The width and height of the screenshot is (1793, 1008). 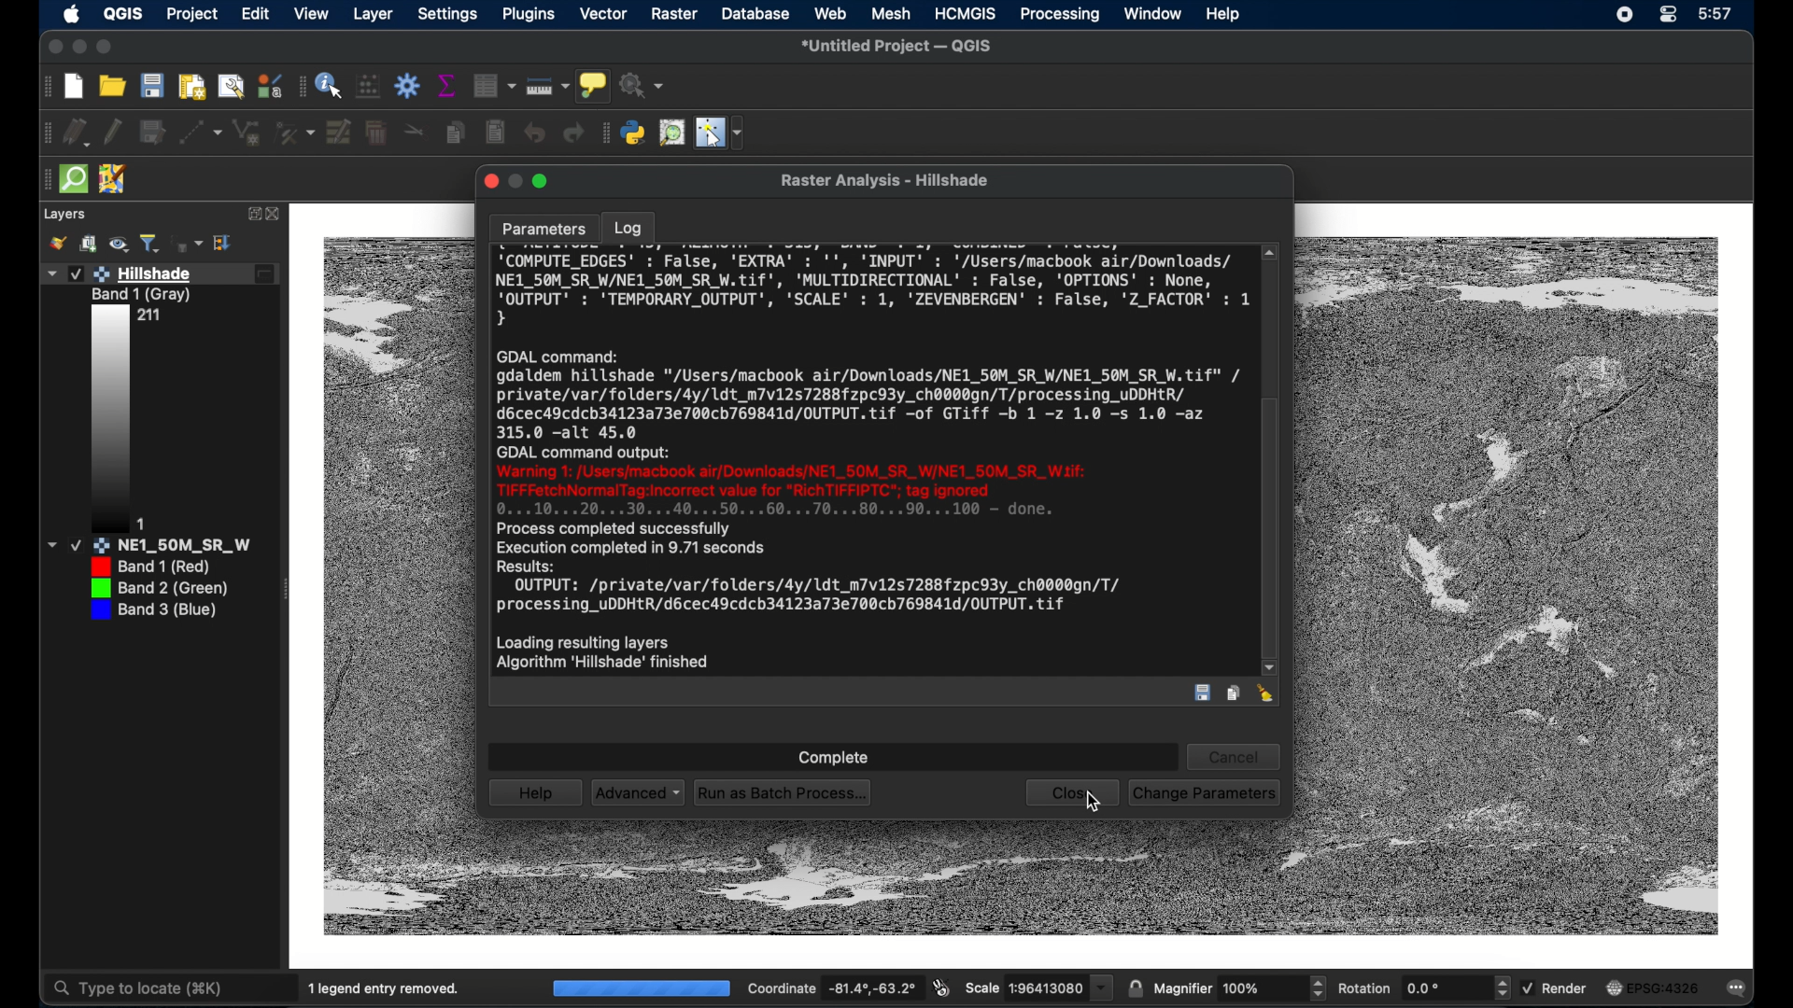 What do you see at coordinates (376, 131) in the screenshot?
I see `delete selected` at bounding box center [376, 131].